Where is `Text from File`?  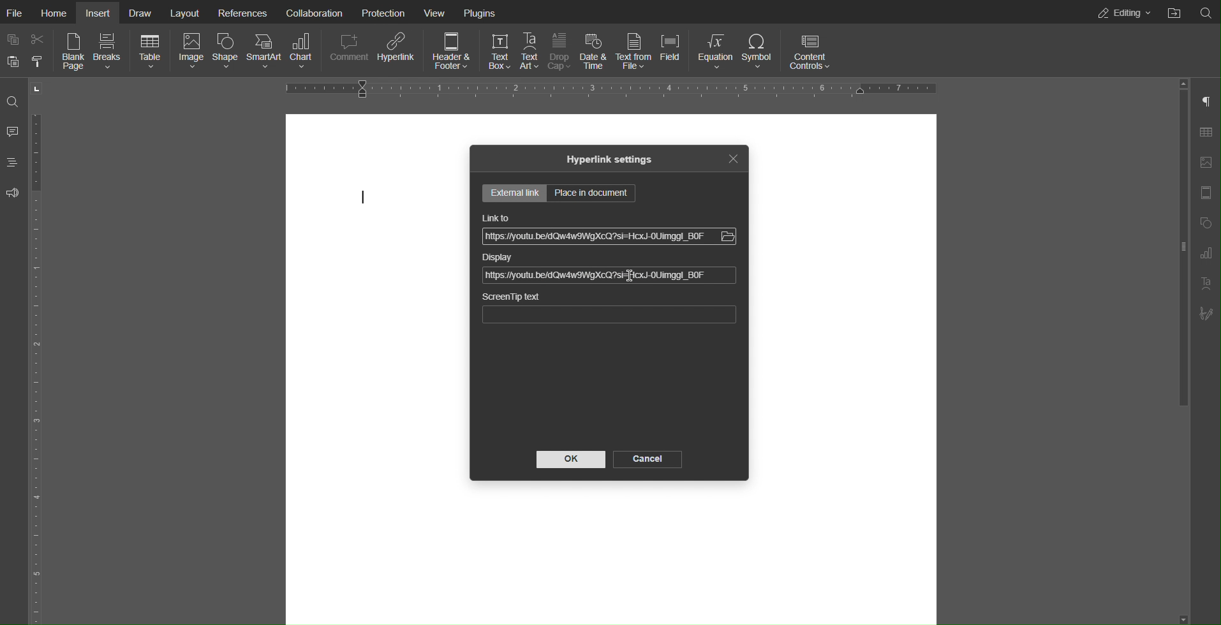 Text from File is located at coordinates (636, 52).